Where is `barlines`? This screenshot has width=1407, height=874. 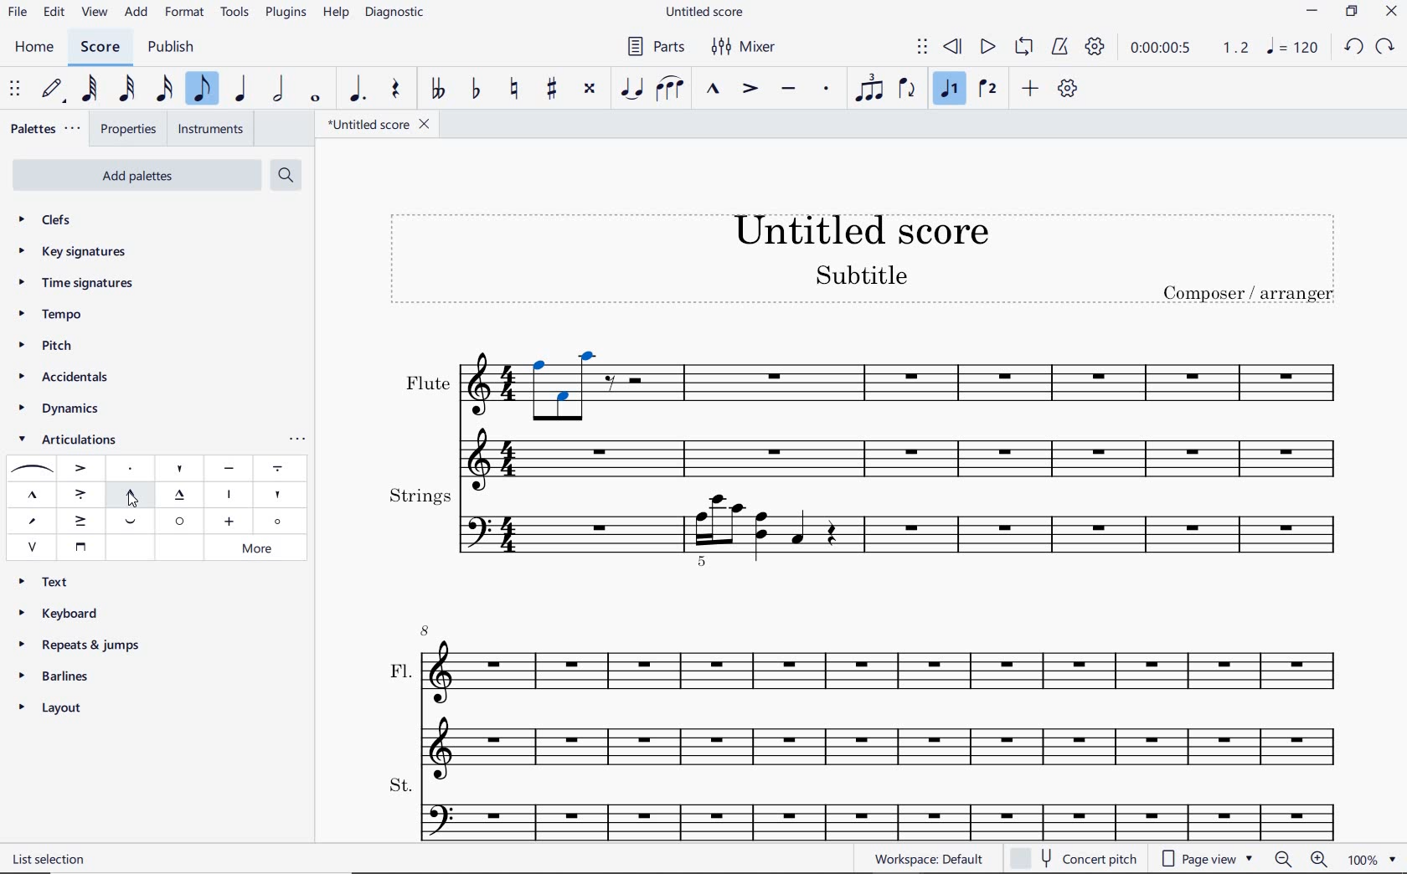
barlines is located at coordinates (60, 676).